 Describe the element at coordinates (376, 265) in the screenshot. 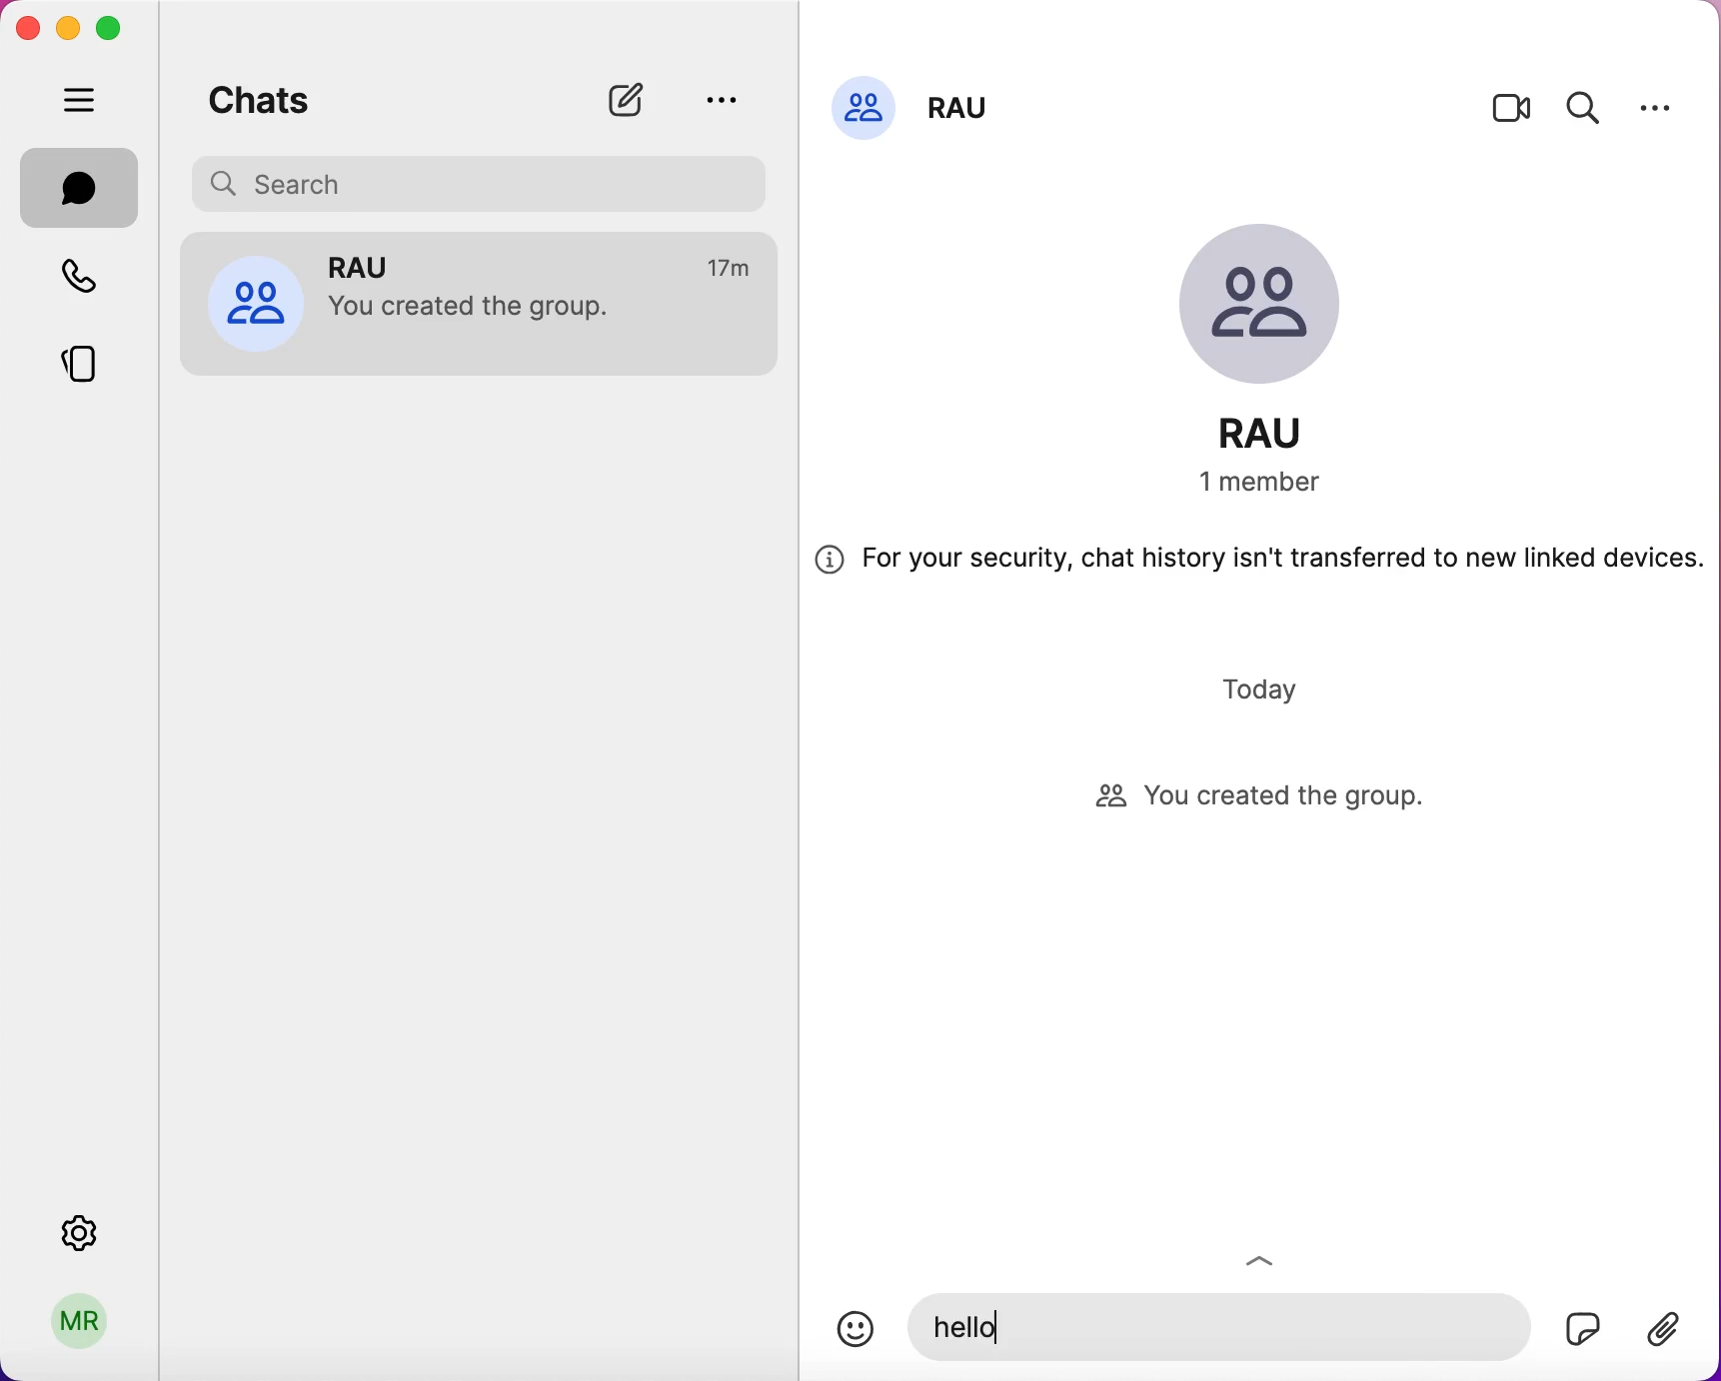

I see `group ` at that location.